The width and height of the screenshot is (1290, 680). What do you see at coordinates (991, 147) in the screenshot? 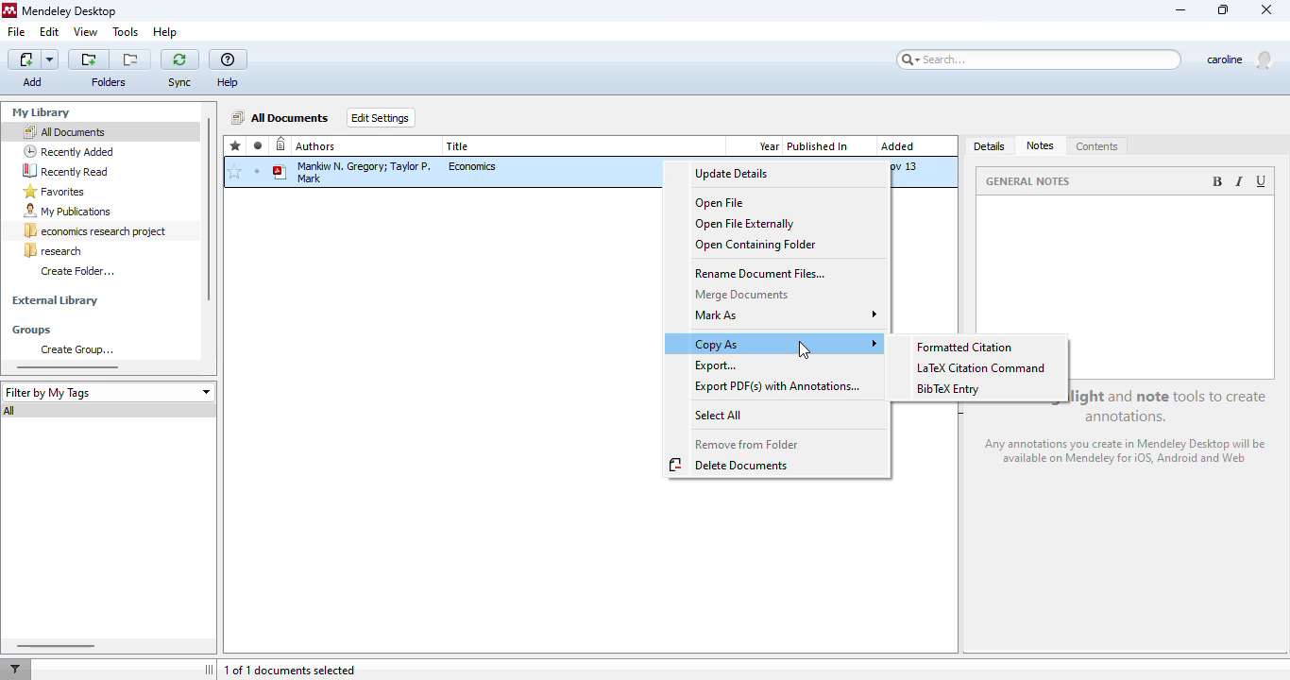
I see `details` at bounding box center [991, 147].